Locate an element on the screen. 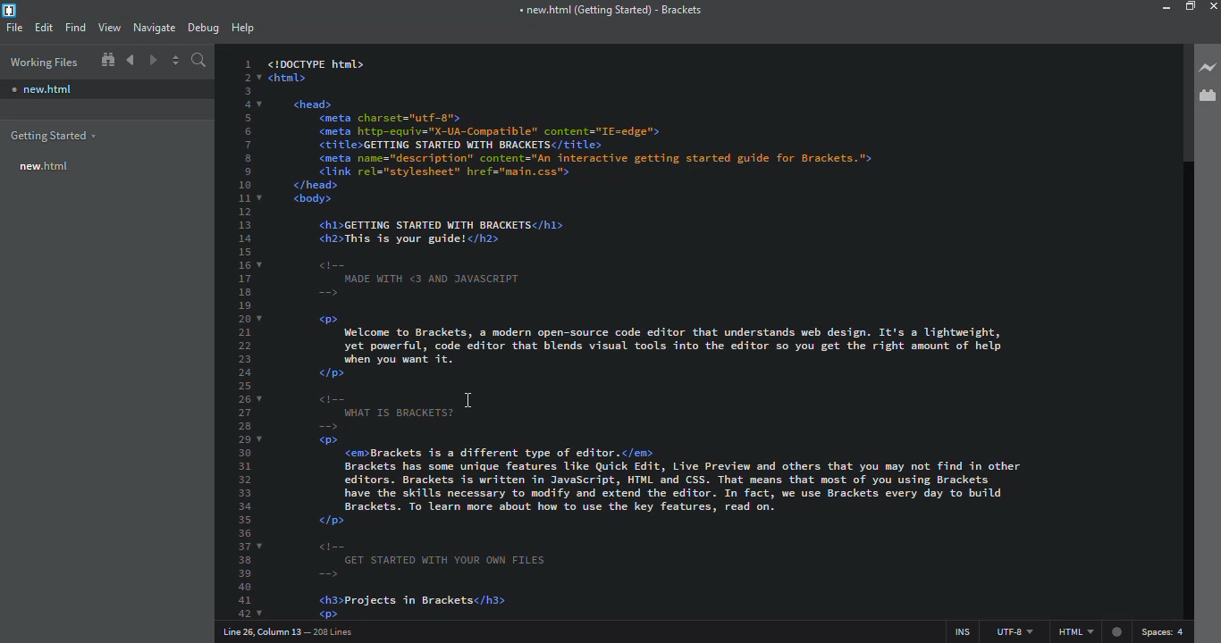  search is located at coordinates (201, 63).